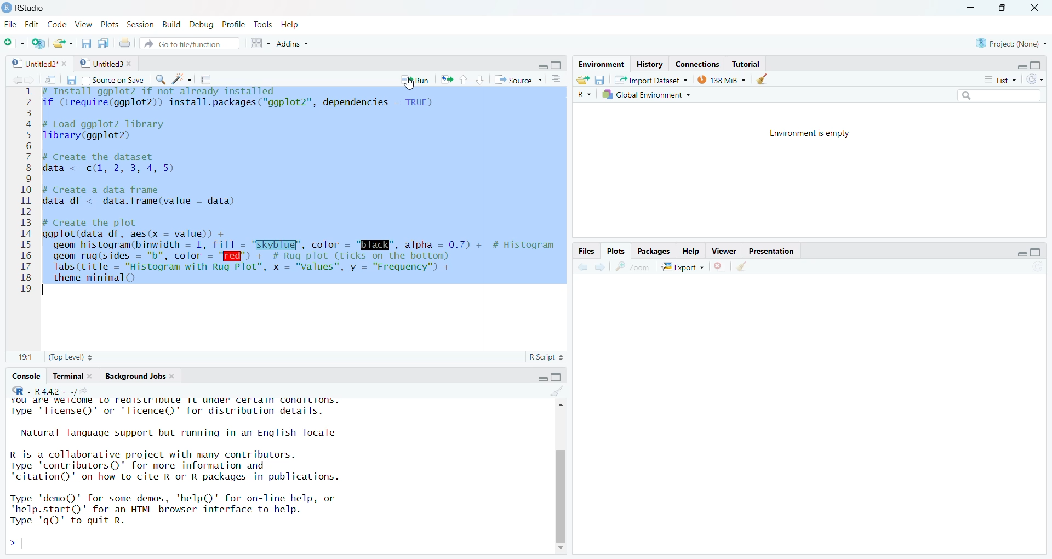 The height and width of the screenshot is (559, 1052). What do you see at coordinates (1008, 10) in the screenshot?
I see `maximize` at bounding box center [1008, 10].